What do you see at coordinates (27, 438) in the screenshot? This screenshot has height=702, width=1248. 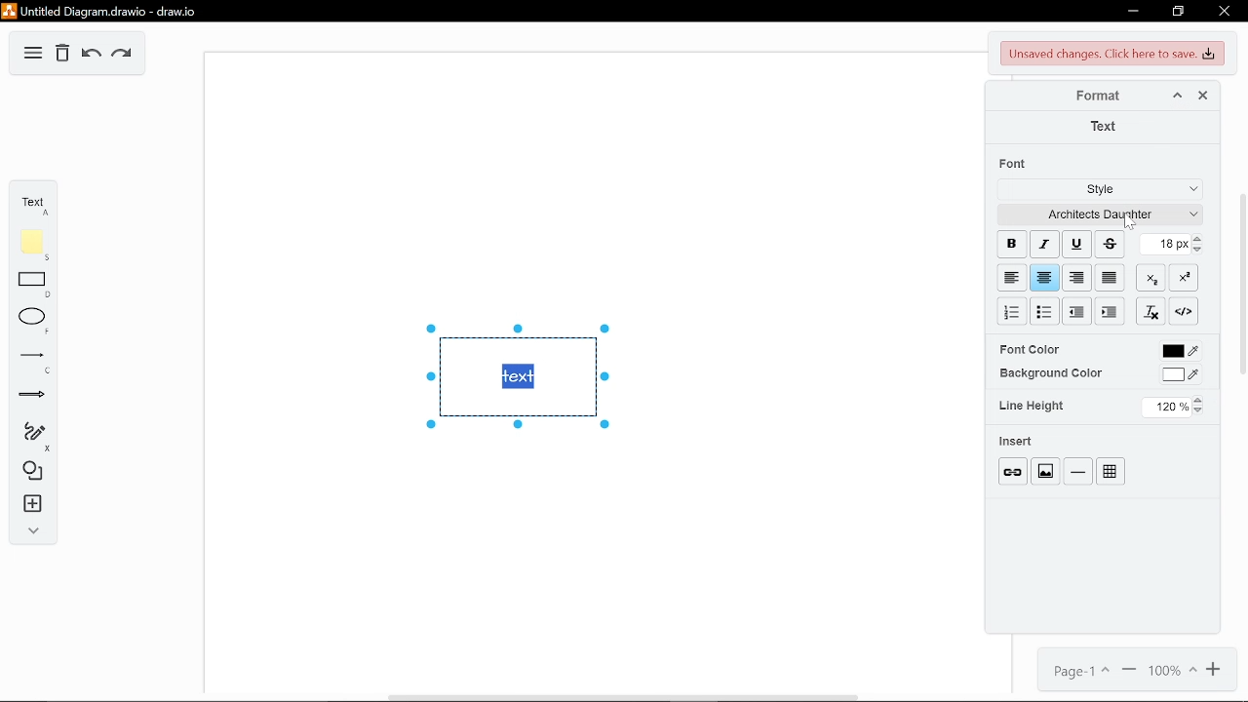 I see `freehand` at bounding box center [27, 438].